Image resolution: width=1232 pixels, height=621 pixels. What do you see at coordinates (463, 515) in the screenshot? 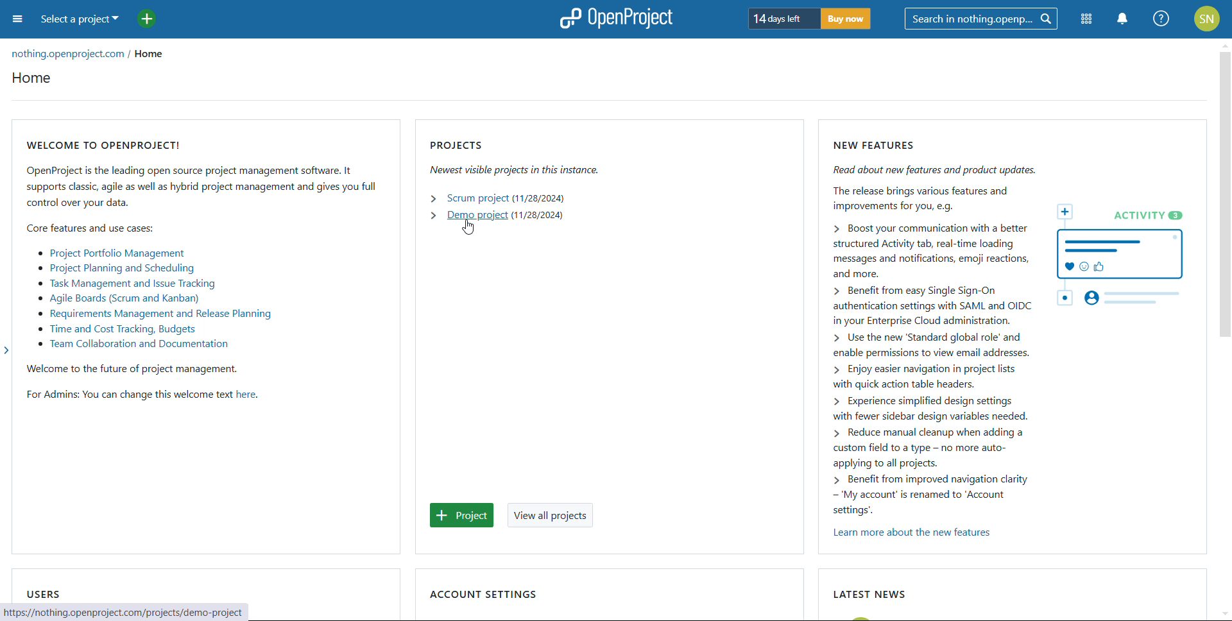
I see `add project` at bounding box center [463, 515].